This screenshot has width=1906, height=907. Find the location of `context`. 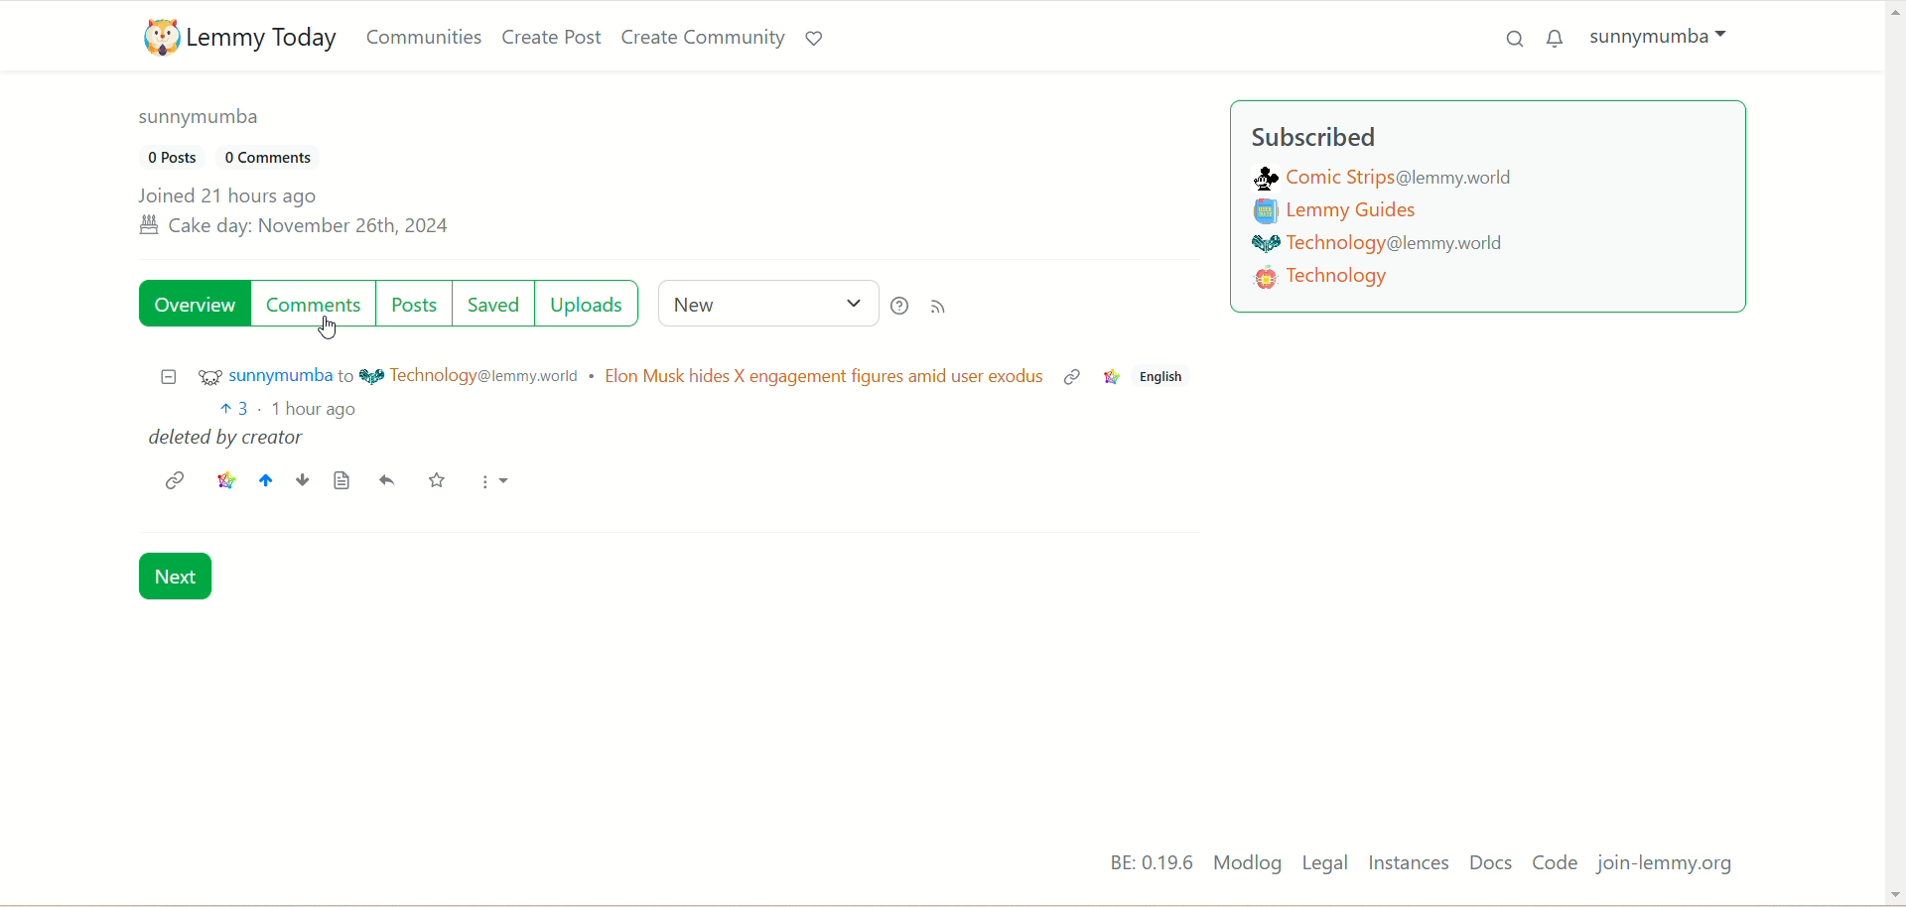

context is located at coordinates (1112, 376).